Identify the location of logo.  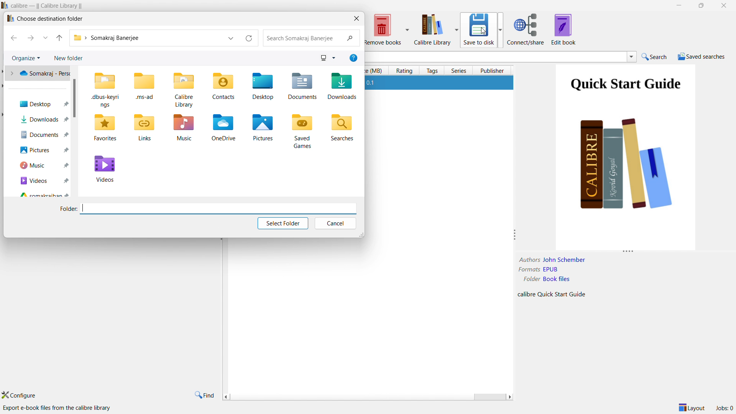
(5, 5).